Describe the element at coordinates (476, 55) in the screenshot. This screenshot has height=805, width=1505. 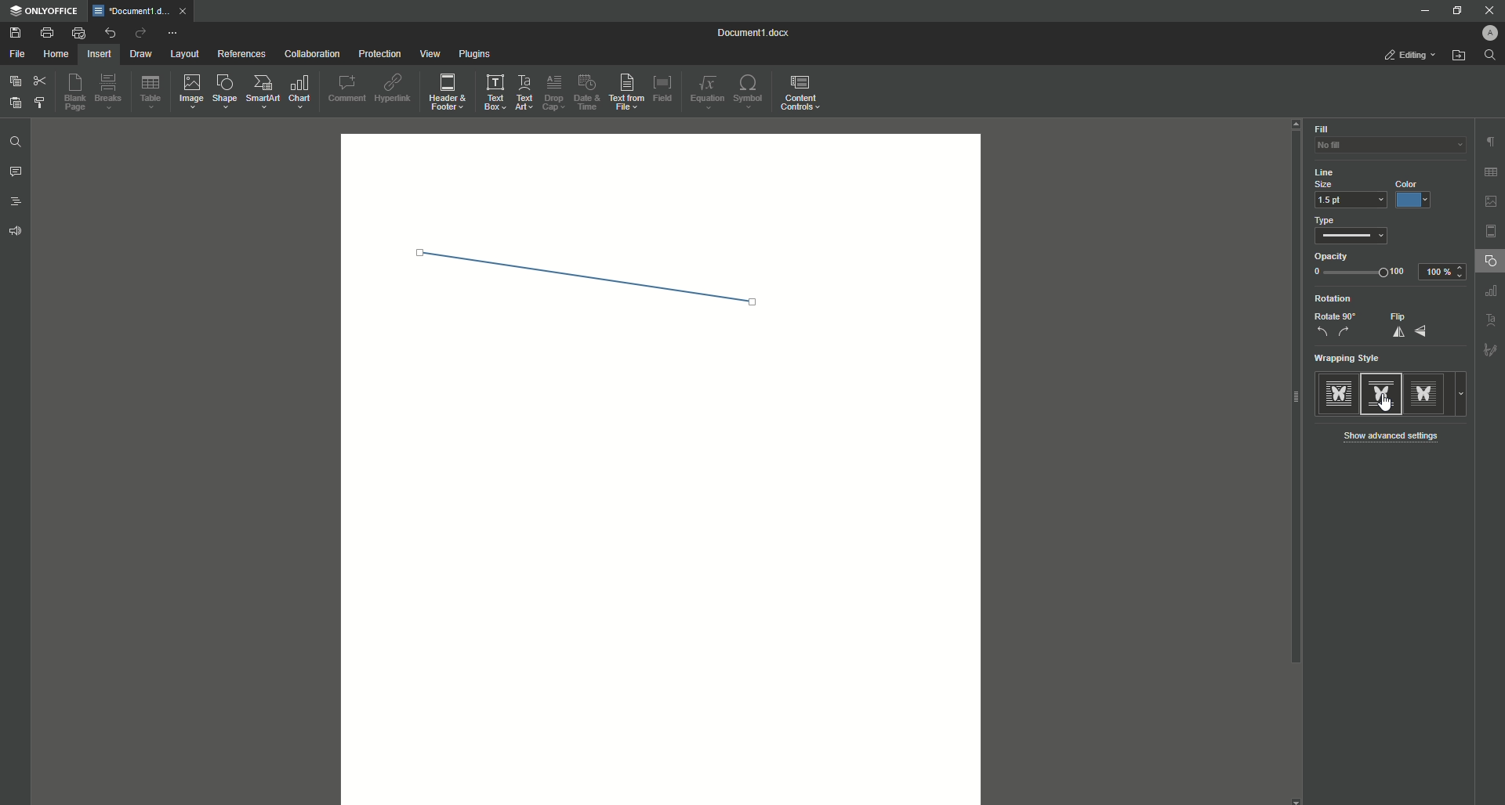
I see `Plugins` at that location.